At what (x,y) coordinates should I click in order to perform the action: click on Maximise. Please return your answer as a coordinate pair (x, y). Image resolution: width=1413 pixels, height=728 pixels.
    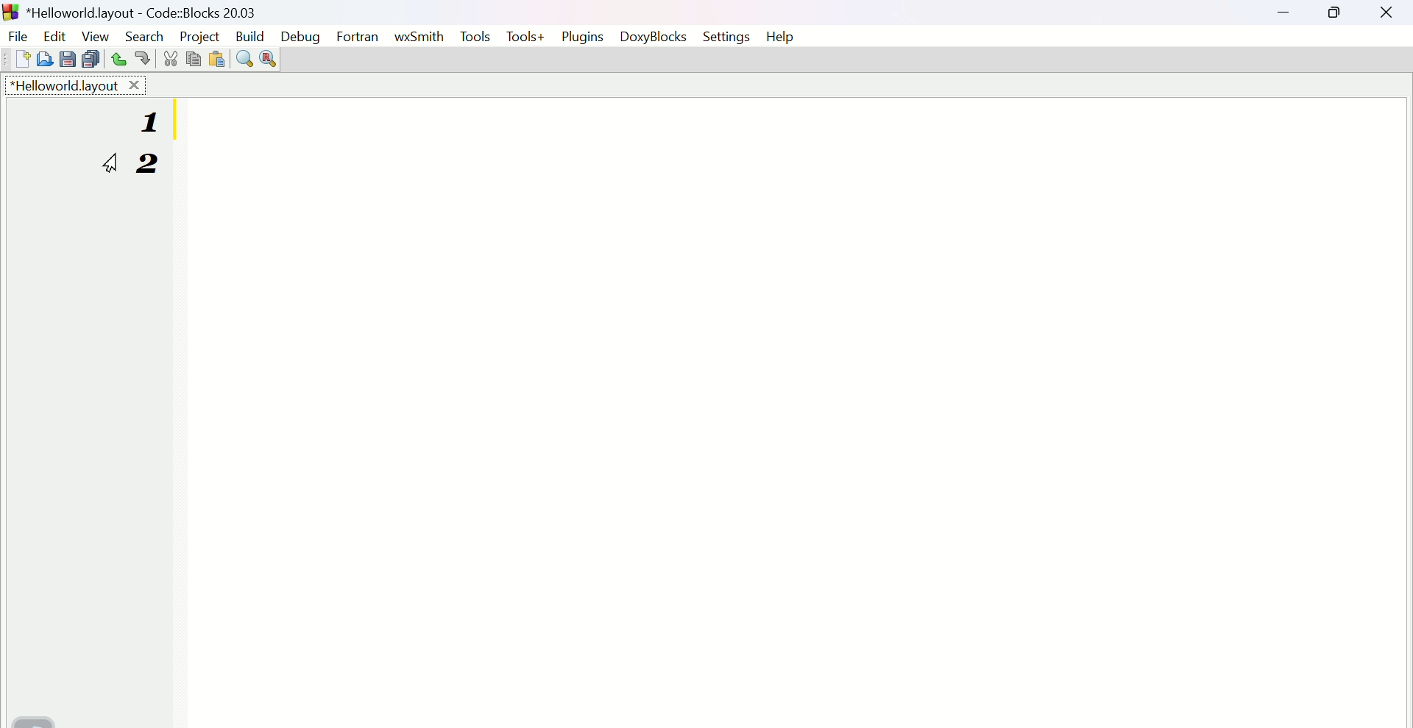
    Looking at the image, I should click on (1336, 17).